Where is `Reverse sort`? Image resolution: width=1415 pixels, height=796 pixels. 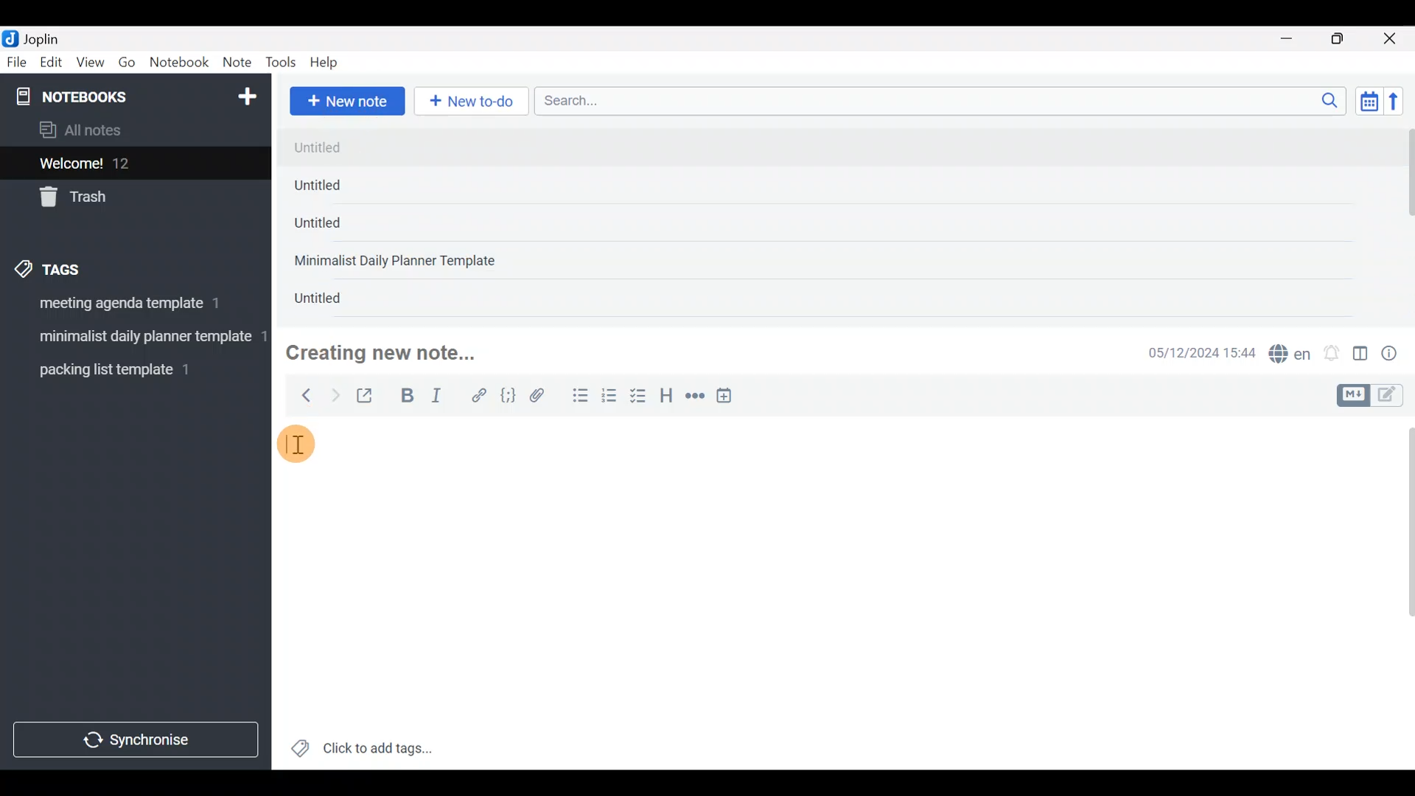 Reverse sort is located at coordinates (1401, 105).